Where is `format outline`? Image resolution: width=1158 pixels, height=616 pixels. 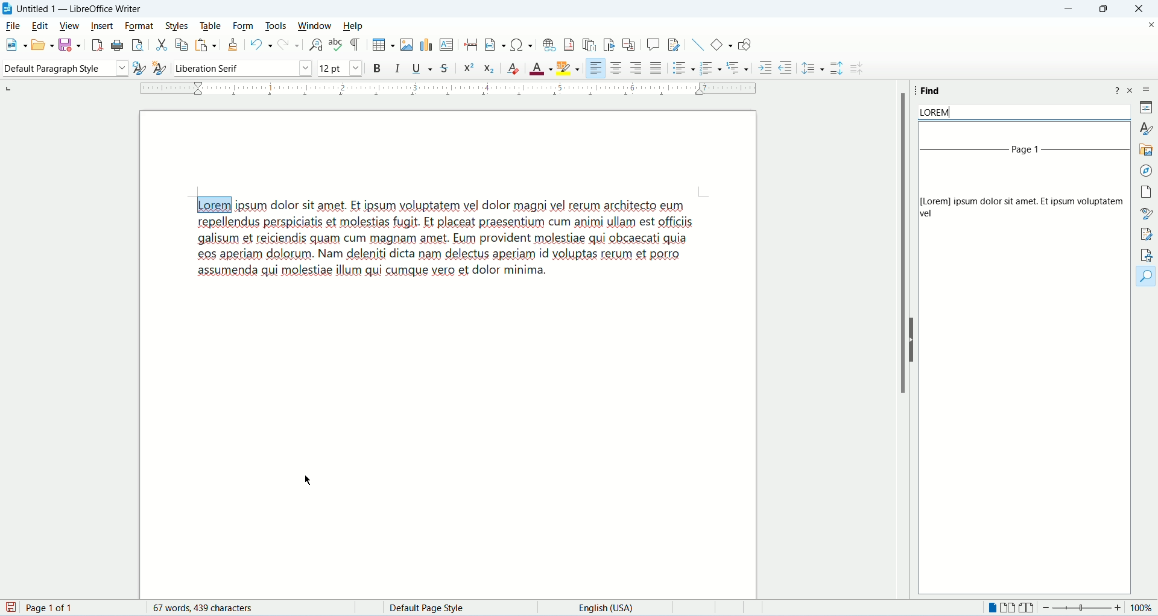 format outline is located at coordinates (739, 69).